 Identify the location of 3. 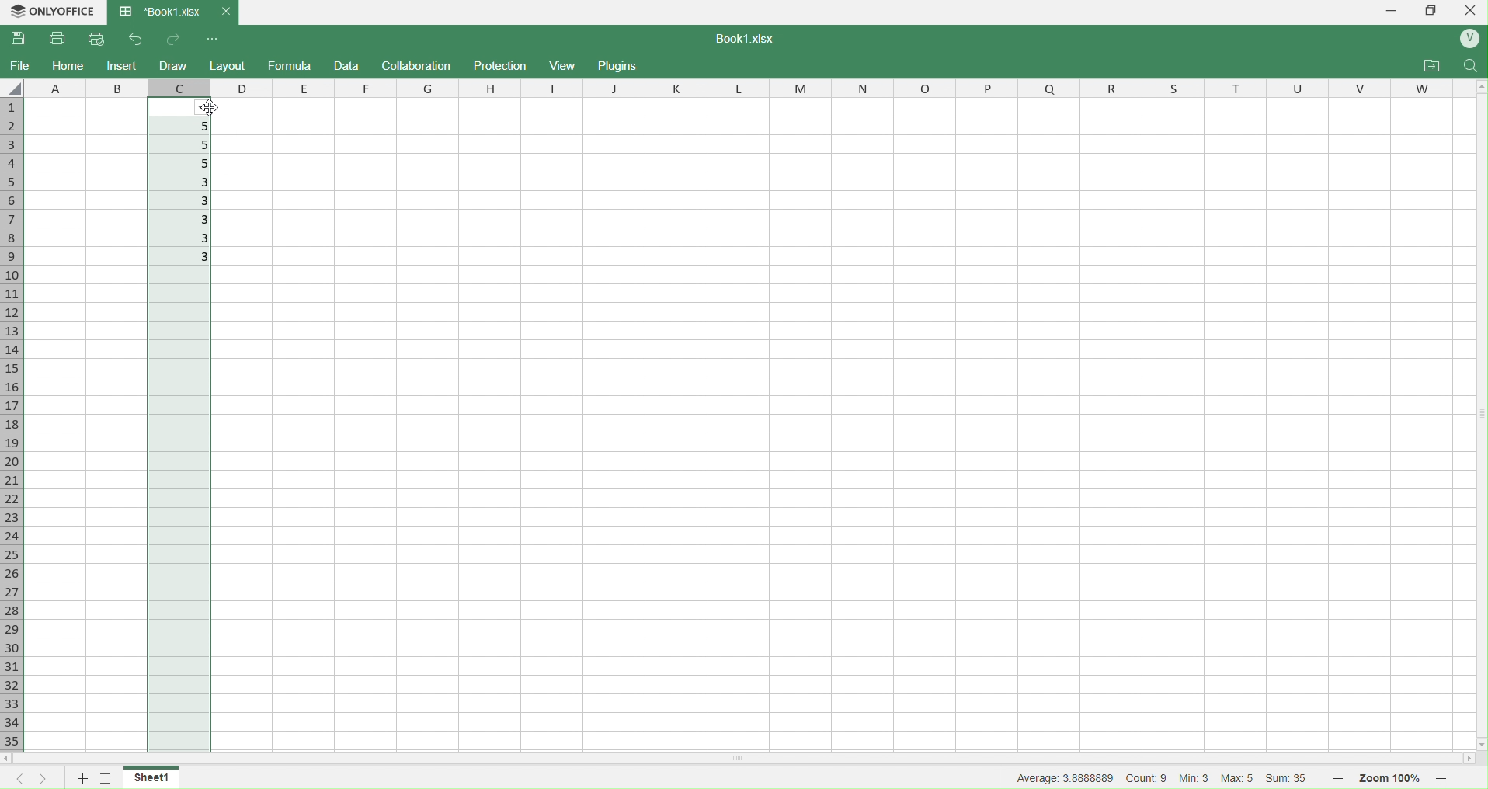
(179, 200).